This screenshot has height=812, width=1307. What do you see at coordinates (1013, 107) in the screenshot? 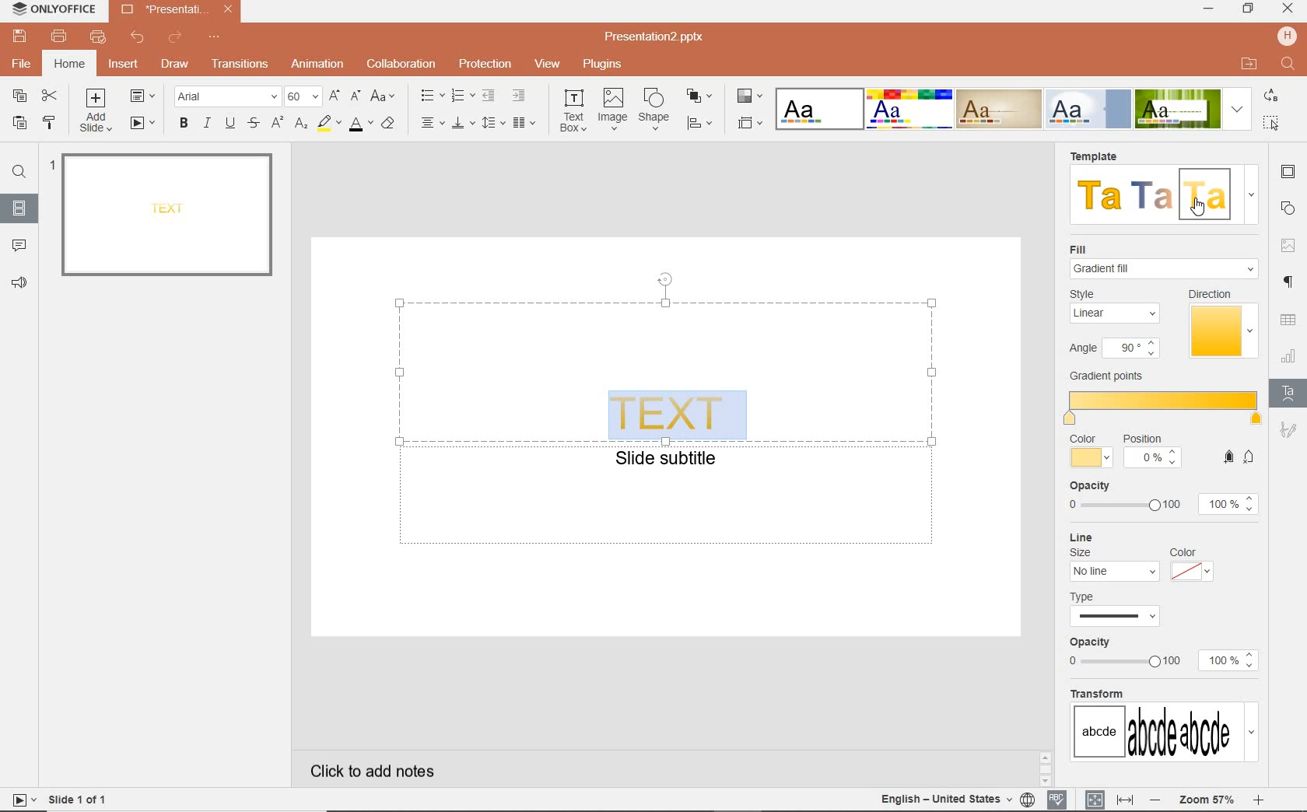
I see `TEXT EFFECTS` at bounding box center [1013, 107].